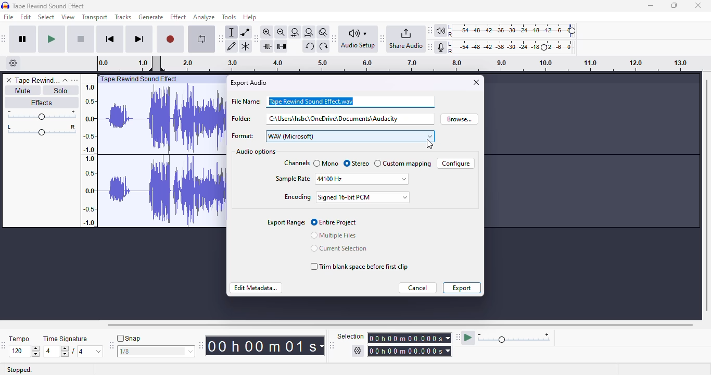 This screenshot has width=711, height=375. What do you see at coordinates (171, 40) in the screenshot?
I see `record` at bounding box center [171, 40].